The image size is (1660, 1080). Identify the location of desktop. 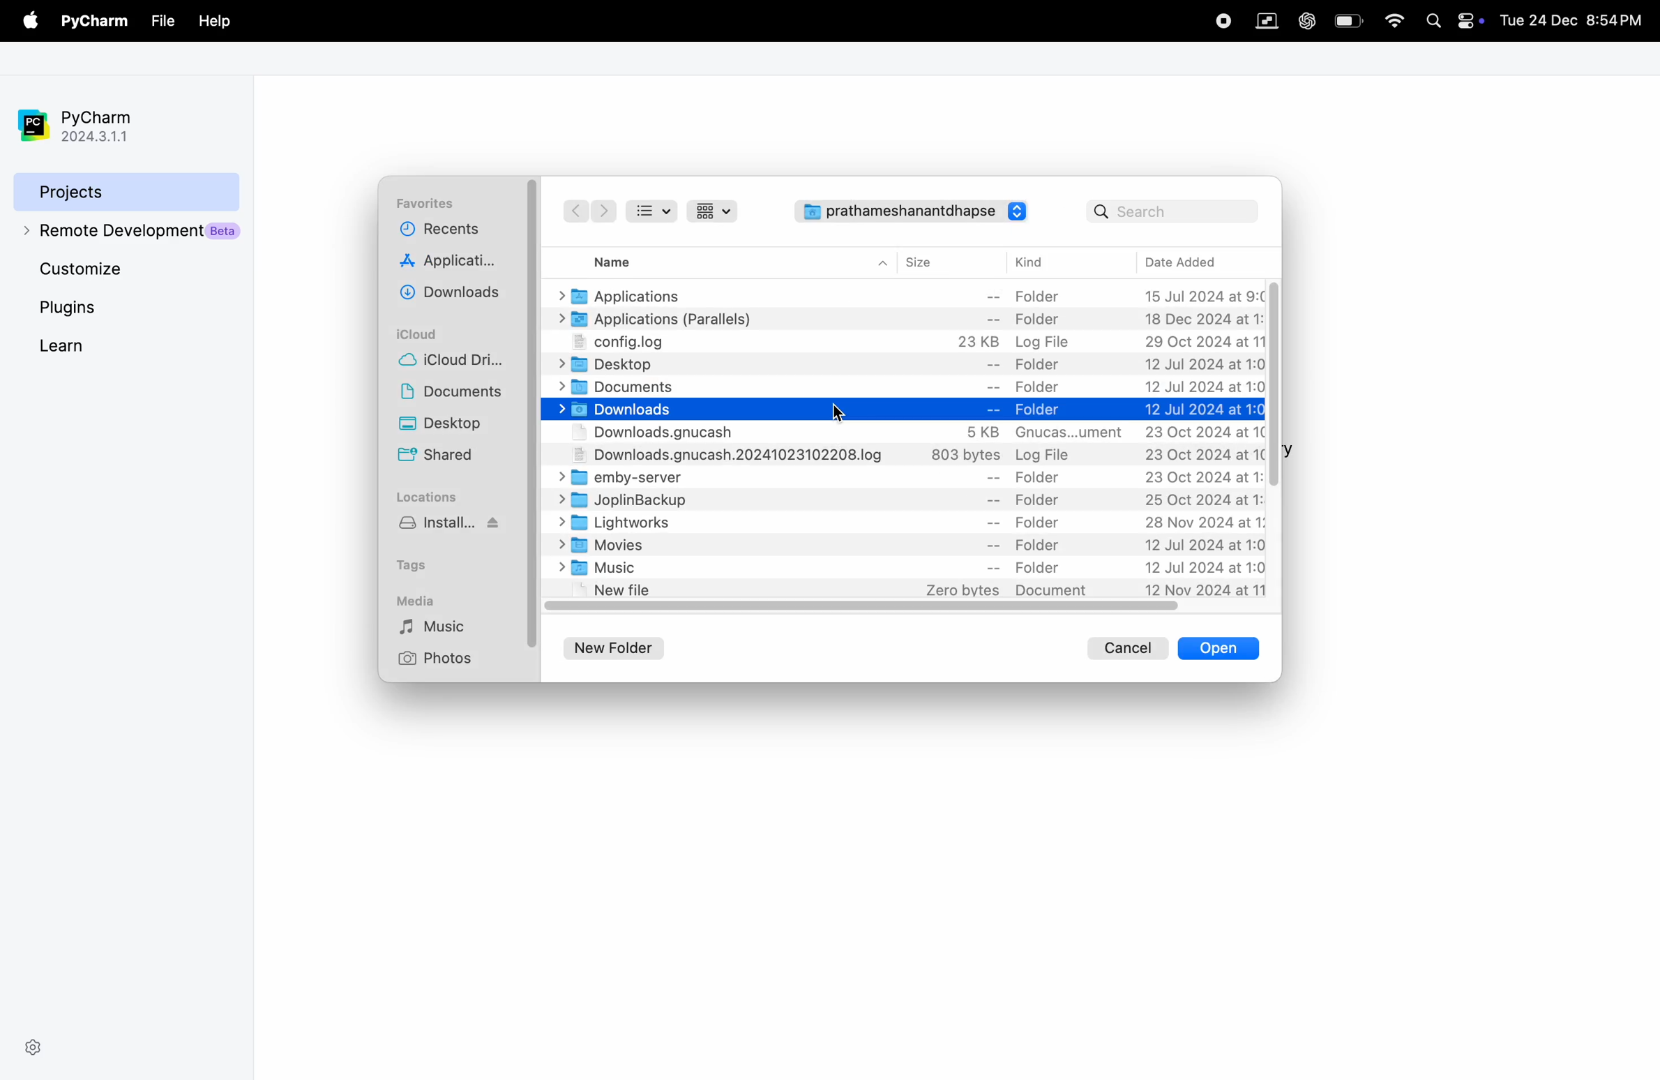
(457, 426).